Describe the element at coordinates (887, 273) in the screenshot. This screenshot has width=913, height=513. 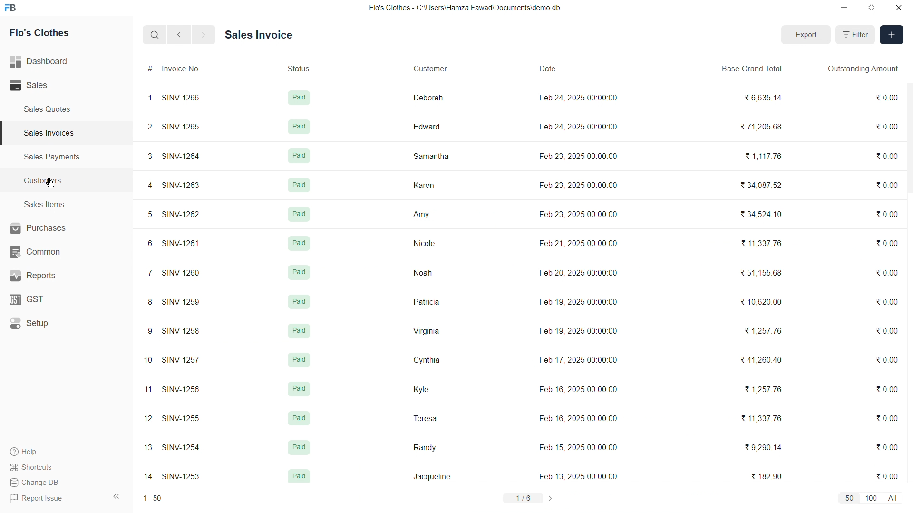
I see `0.00` at that location.